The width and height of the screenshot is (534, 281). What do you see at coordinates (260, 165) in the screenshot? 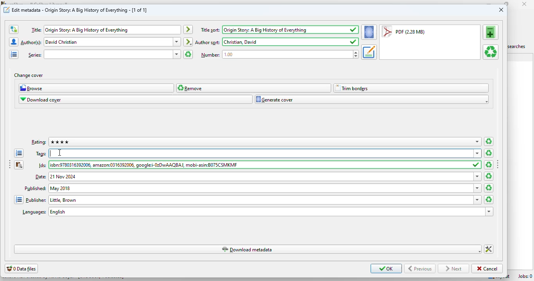
I see `Ids:` at bounding box center [260, 165].